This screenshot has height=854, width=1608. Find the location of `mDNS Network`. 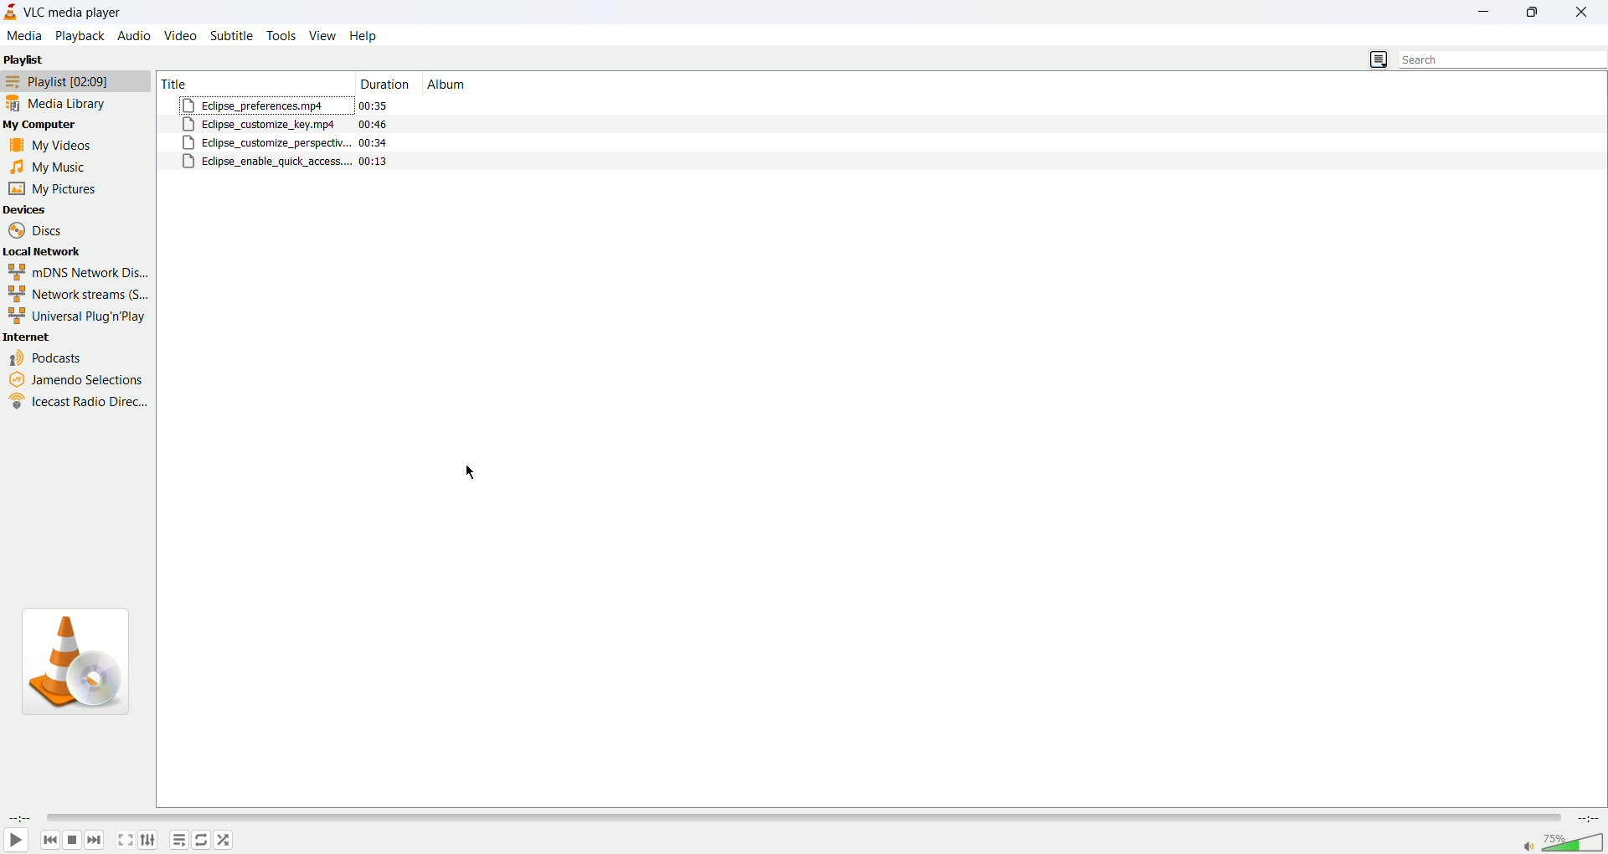

mDNS Network is located at coordinates (76, 273).